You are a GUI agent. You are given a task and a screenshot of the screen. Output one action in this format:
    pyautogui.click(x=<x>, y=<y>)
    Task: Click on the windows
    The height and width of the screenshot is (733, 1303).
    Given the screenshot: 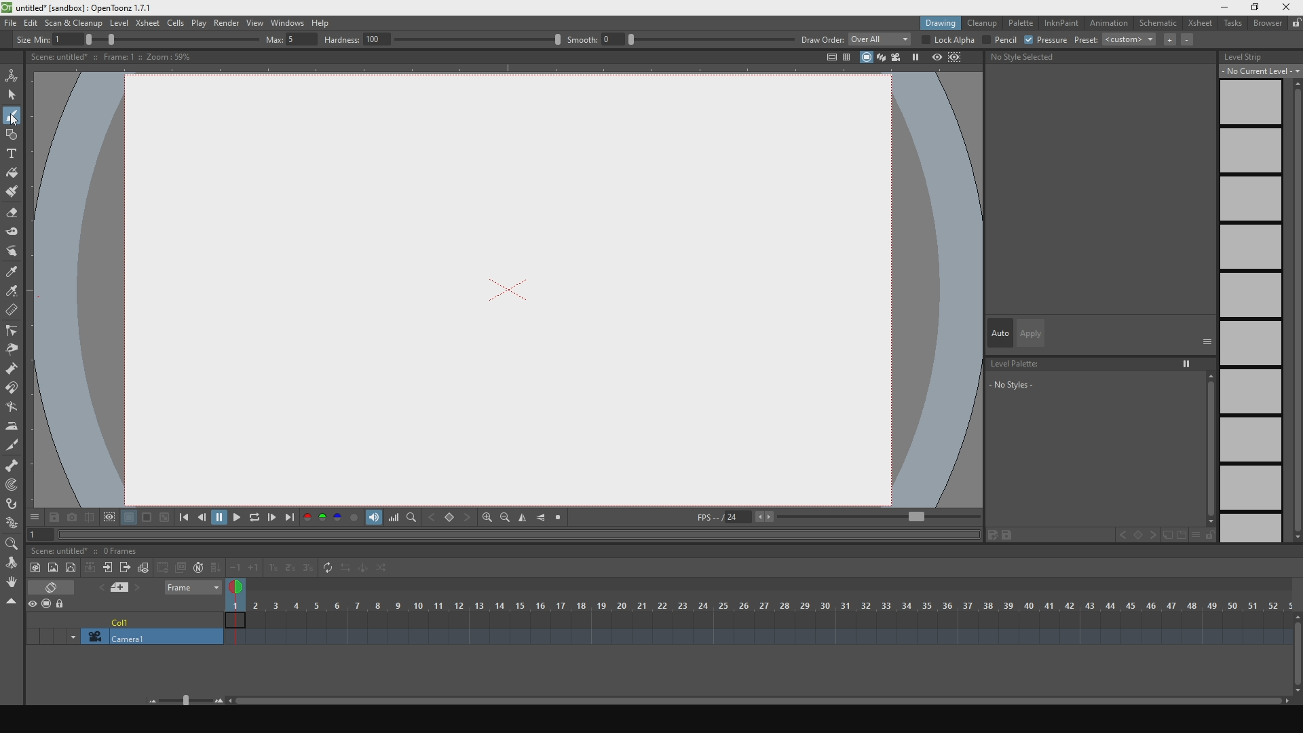 What is the action you would take?
    pyautogui.click(x=286, y=20)
    